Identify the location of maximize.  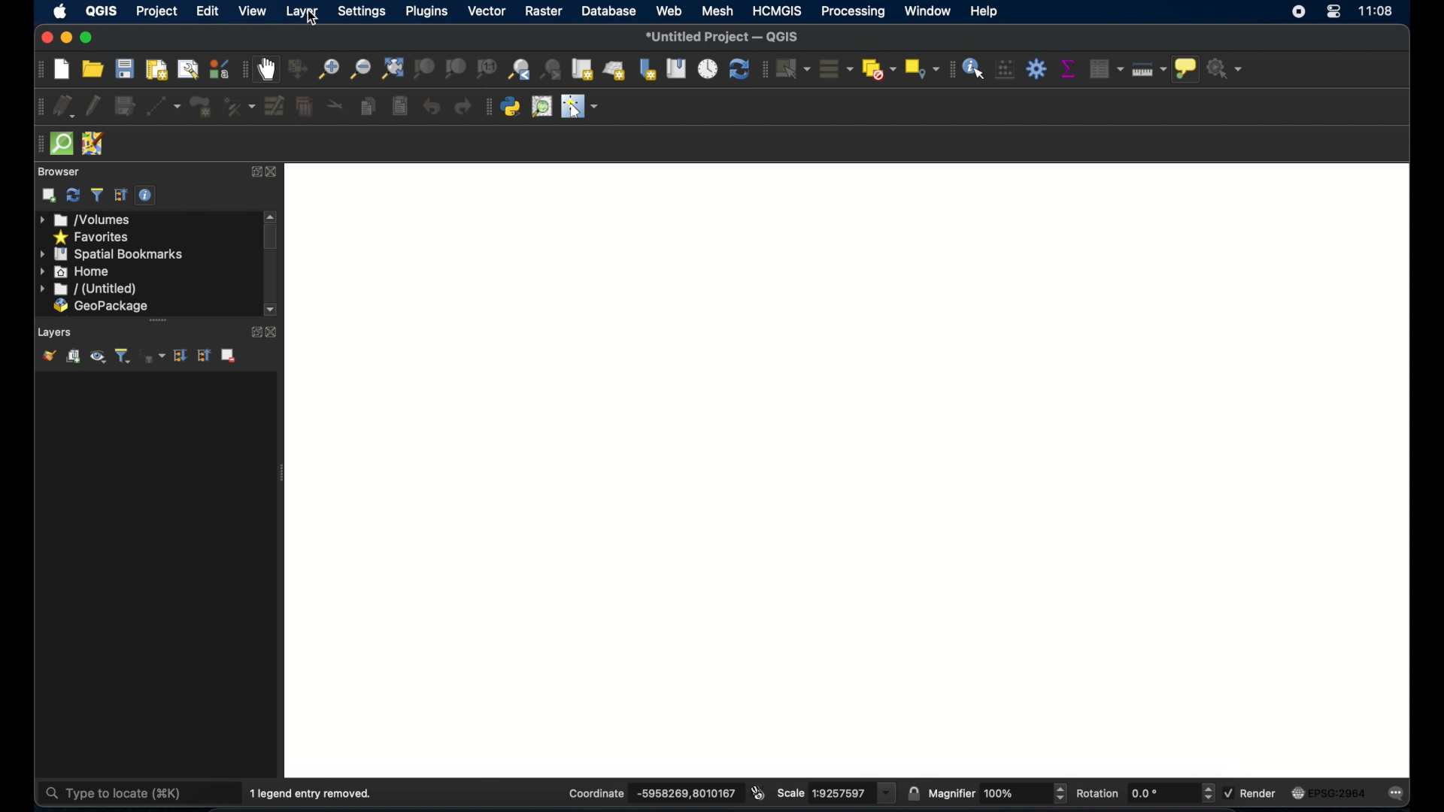
(86, 38).